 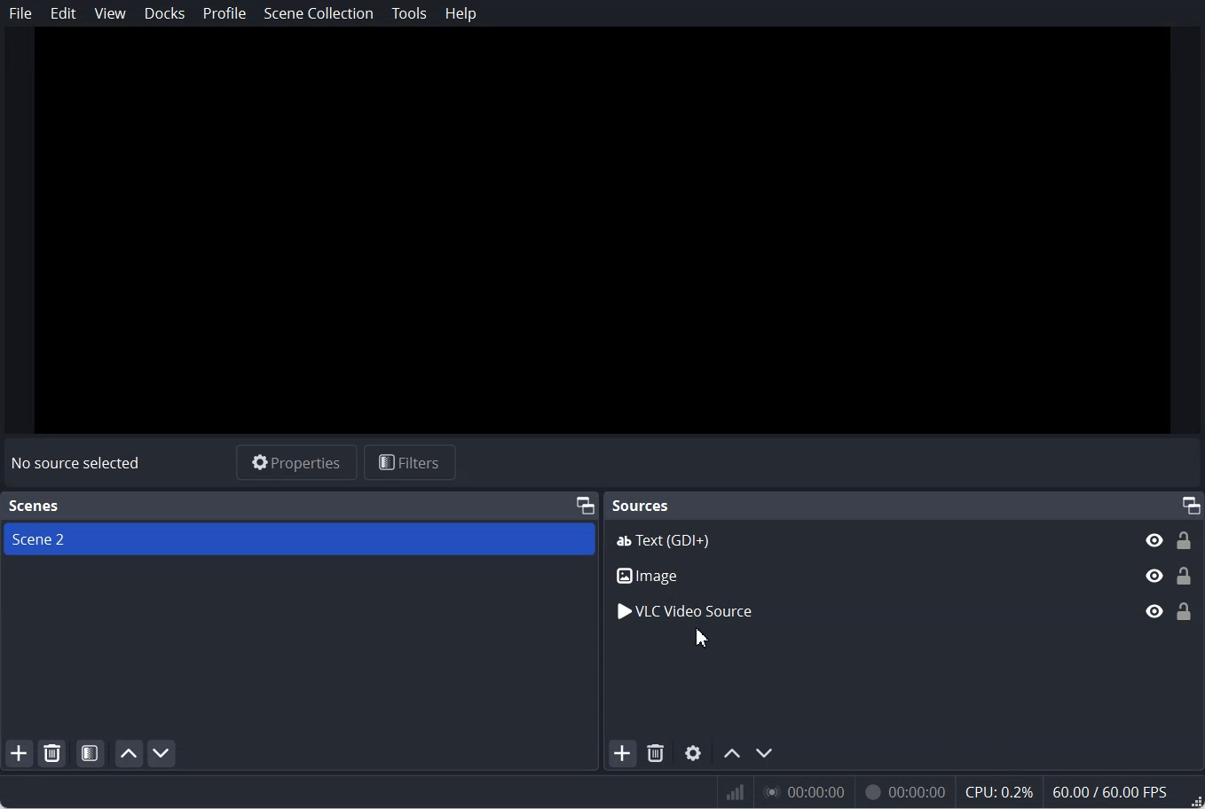 What do you see at coordinates (703, 639) in the screenshot?
I see `Cursor` at bounding box center [703, 639].